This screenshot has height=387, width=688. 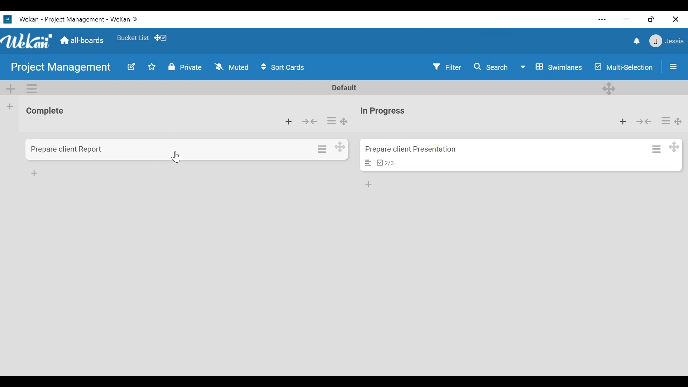 I want to click on Favorites, so click(x=134, y=38).